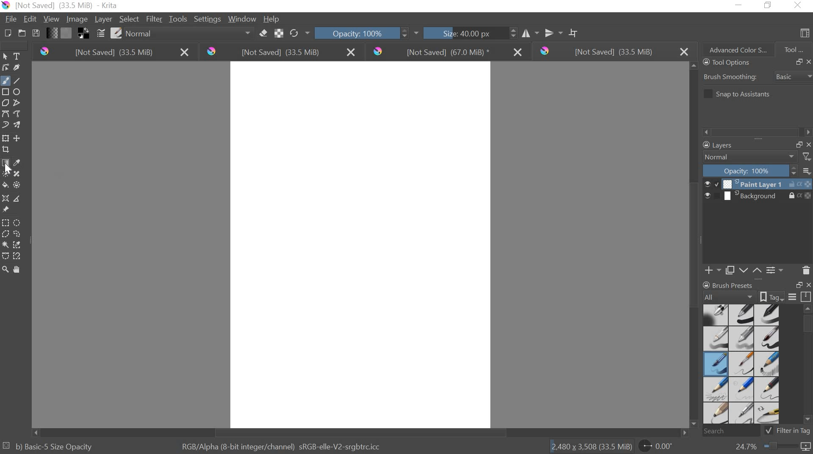  What do you see at coordinates (51, 446) in the screenshot?
I see `b) basic 5 size opacity` at bounding box center [51, 446].